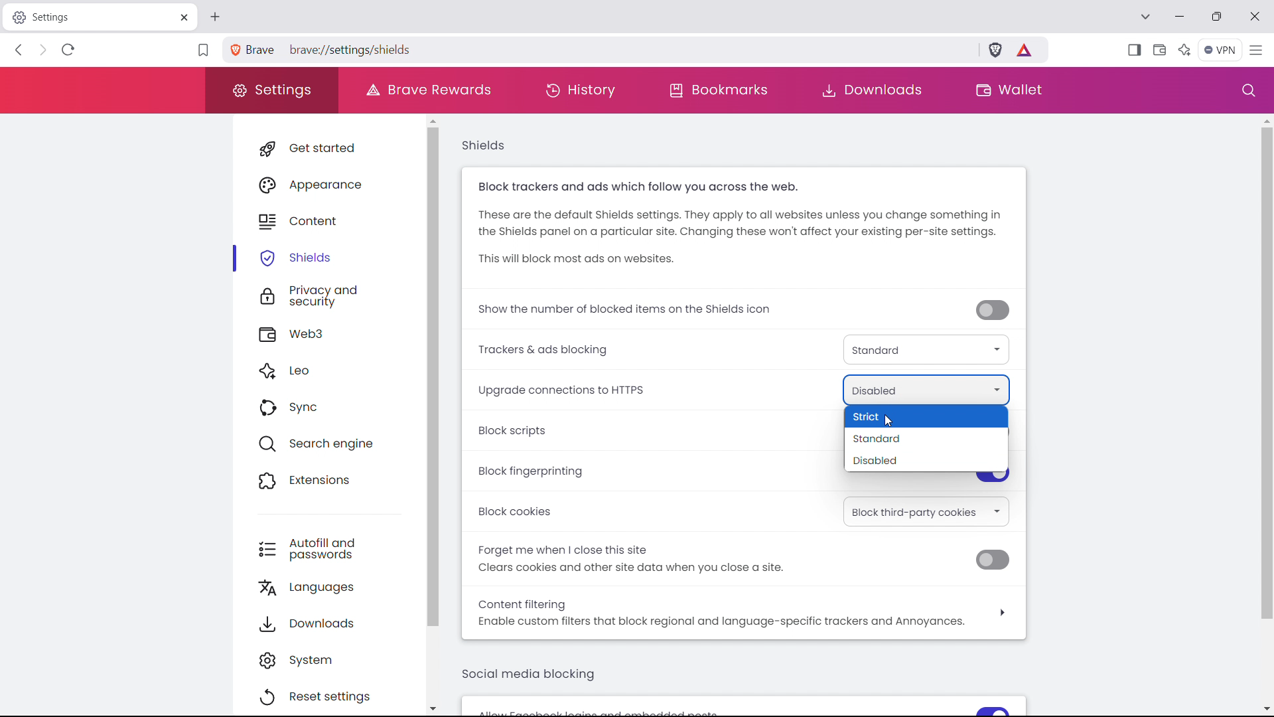 The height and width of the screenshot is (717, 1274). What do you see at coordinates (575, 260) in the screenshot?
I see `This will block most ads on websites.` at bounding box center [575, 260].